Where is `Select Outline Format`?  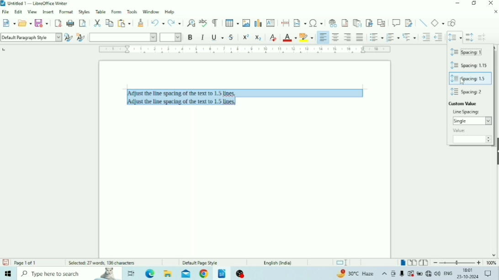 Select Outline Format is located at coordinates (409, 37).